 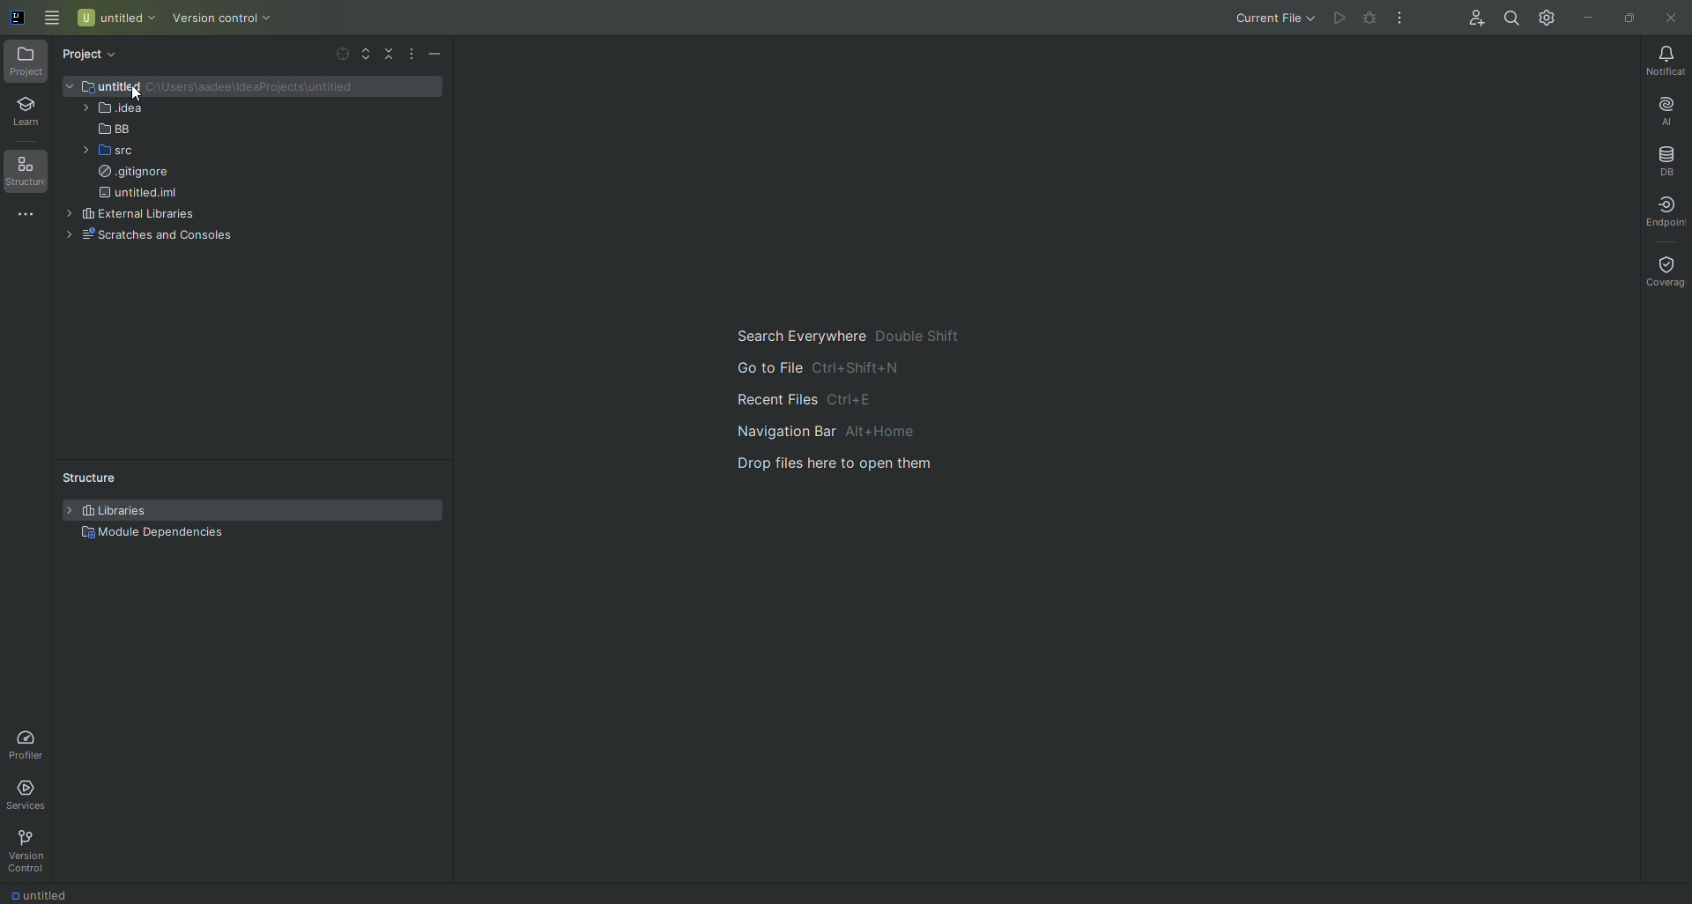 What do you see at coordinates (112, 110) in the screenshot?
I see `.idea` at bounding box center [112, 110].